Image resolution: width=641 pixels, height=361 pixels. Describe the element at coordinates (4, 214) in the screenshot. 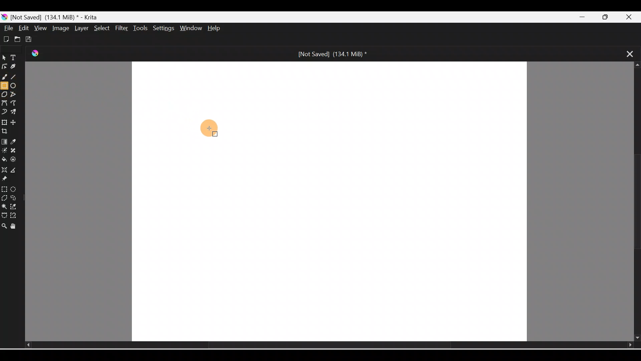

I see `Bezier curve selection tool` at that location.